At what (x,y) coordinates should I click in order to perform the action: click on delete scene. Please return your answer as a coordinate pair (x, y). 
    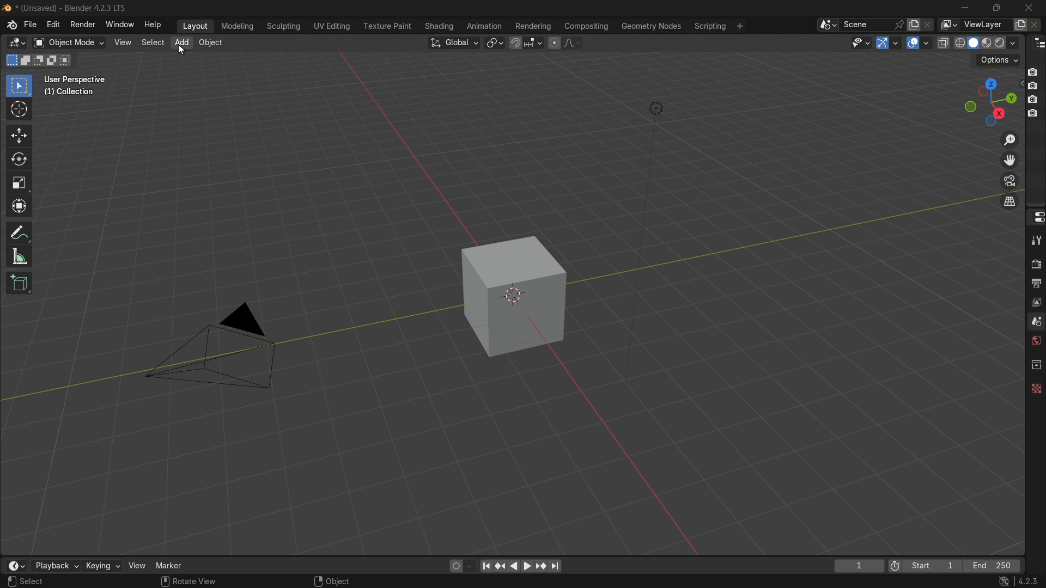
    Looking at the image, I should click on (928, 25).